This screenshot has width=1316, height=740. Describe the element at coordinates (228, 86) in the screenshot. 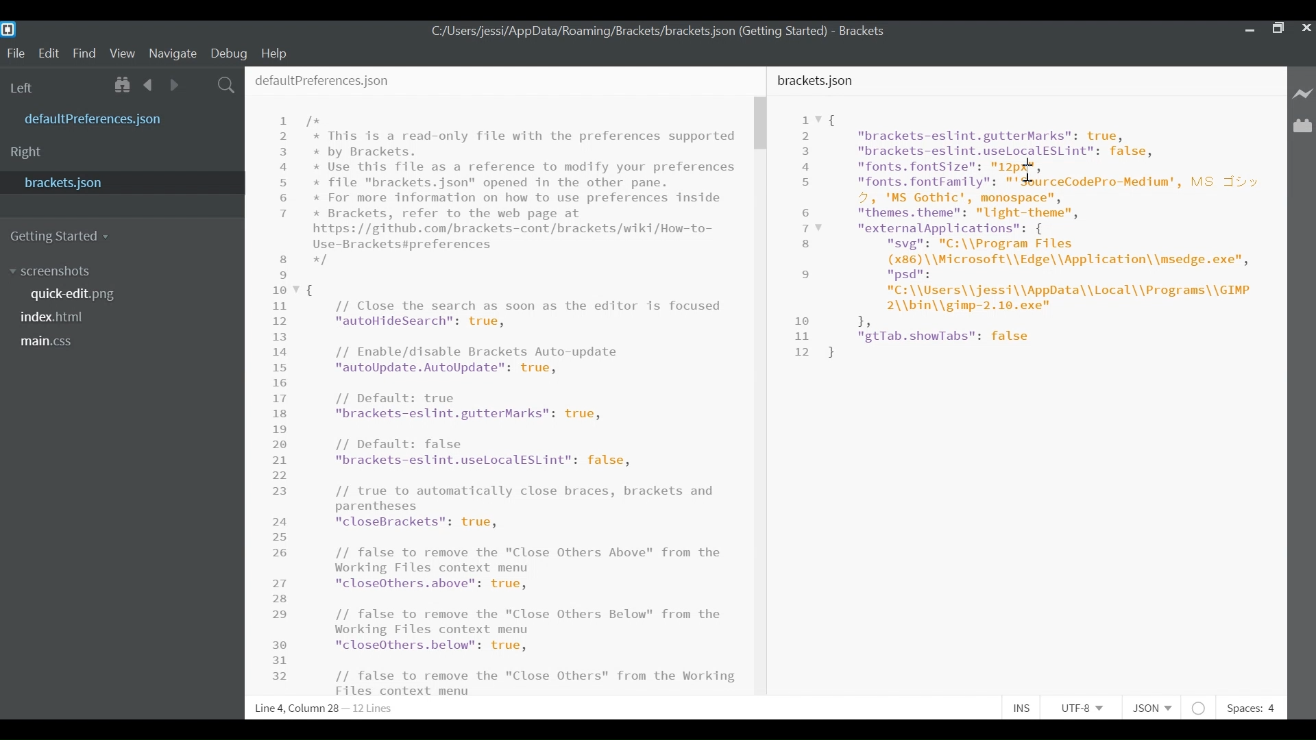

I see `Find in Files` at that location.